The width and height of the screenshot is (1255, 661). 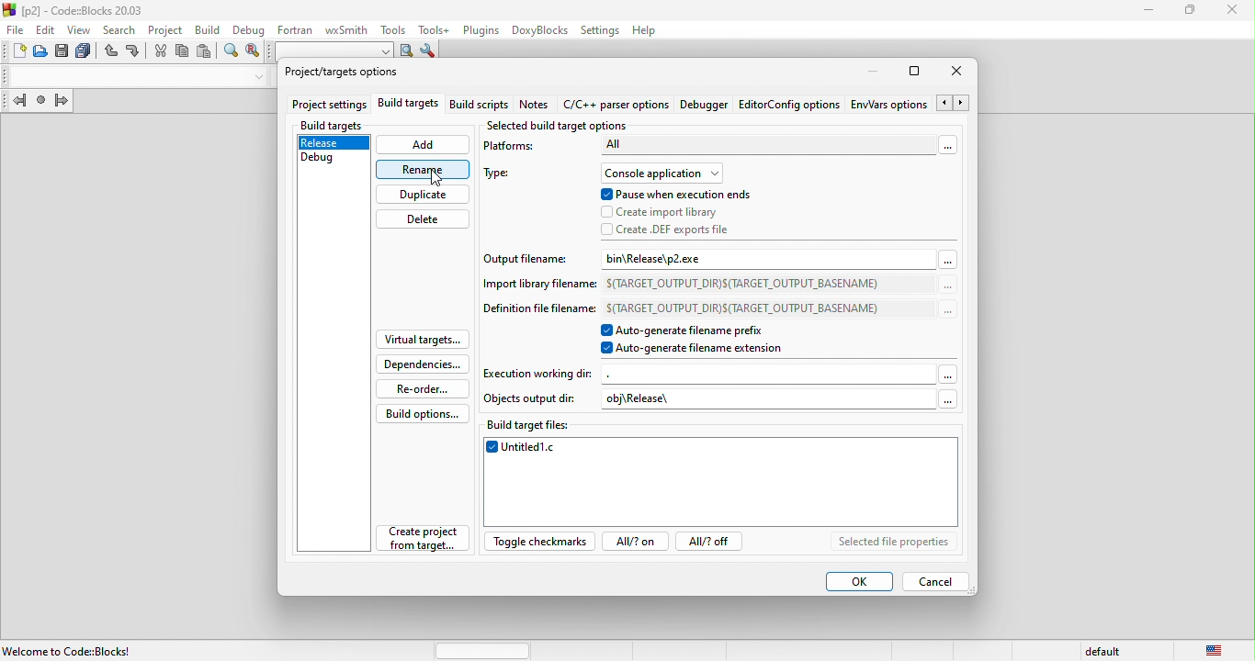 I want to click on bin\Release\p2.exe, so click(x=675, y=259).